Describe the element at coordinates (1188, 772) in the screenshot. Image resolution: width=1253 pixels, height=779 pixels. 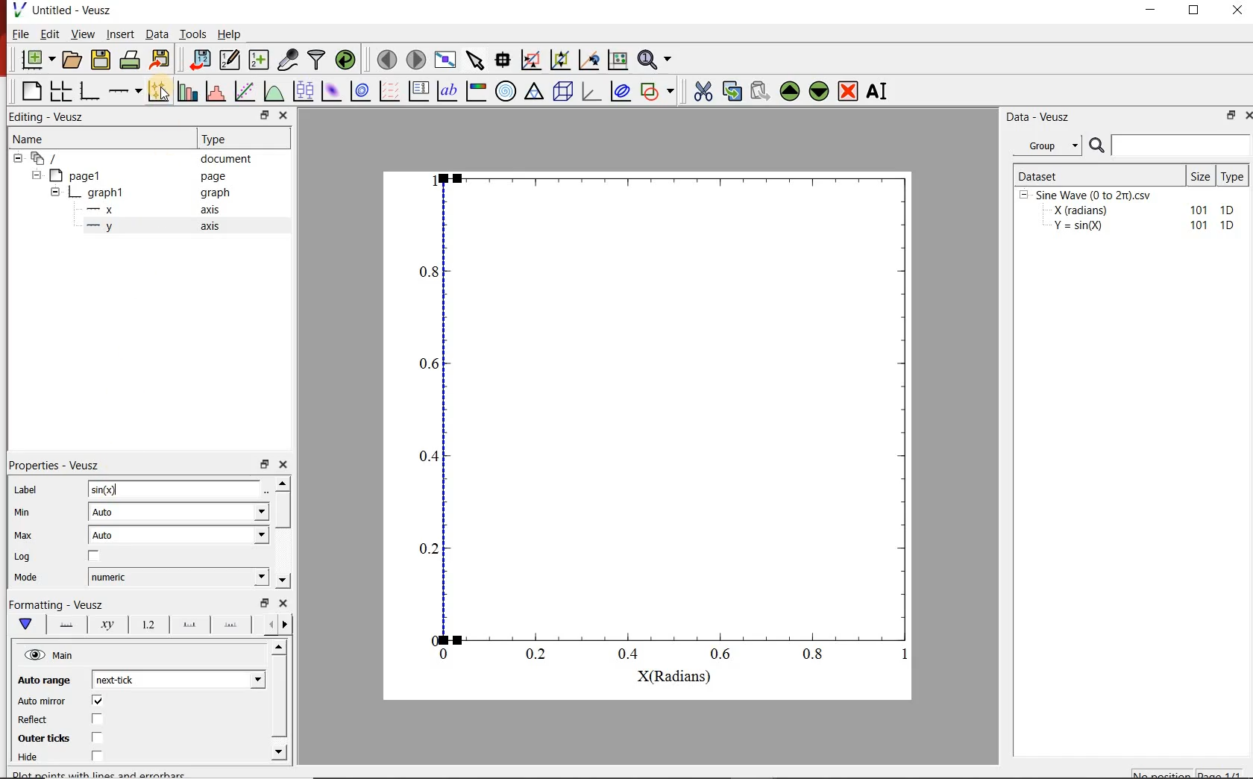
I see `no positions` at that location.